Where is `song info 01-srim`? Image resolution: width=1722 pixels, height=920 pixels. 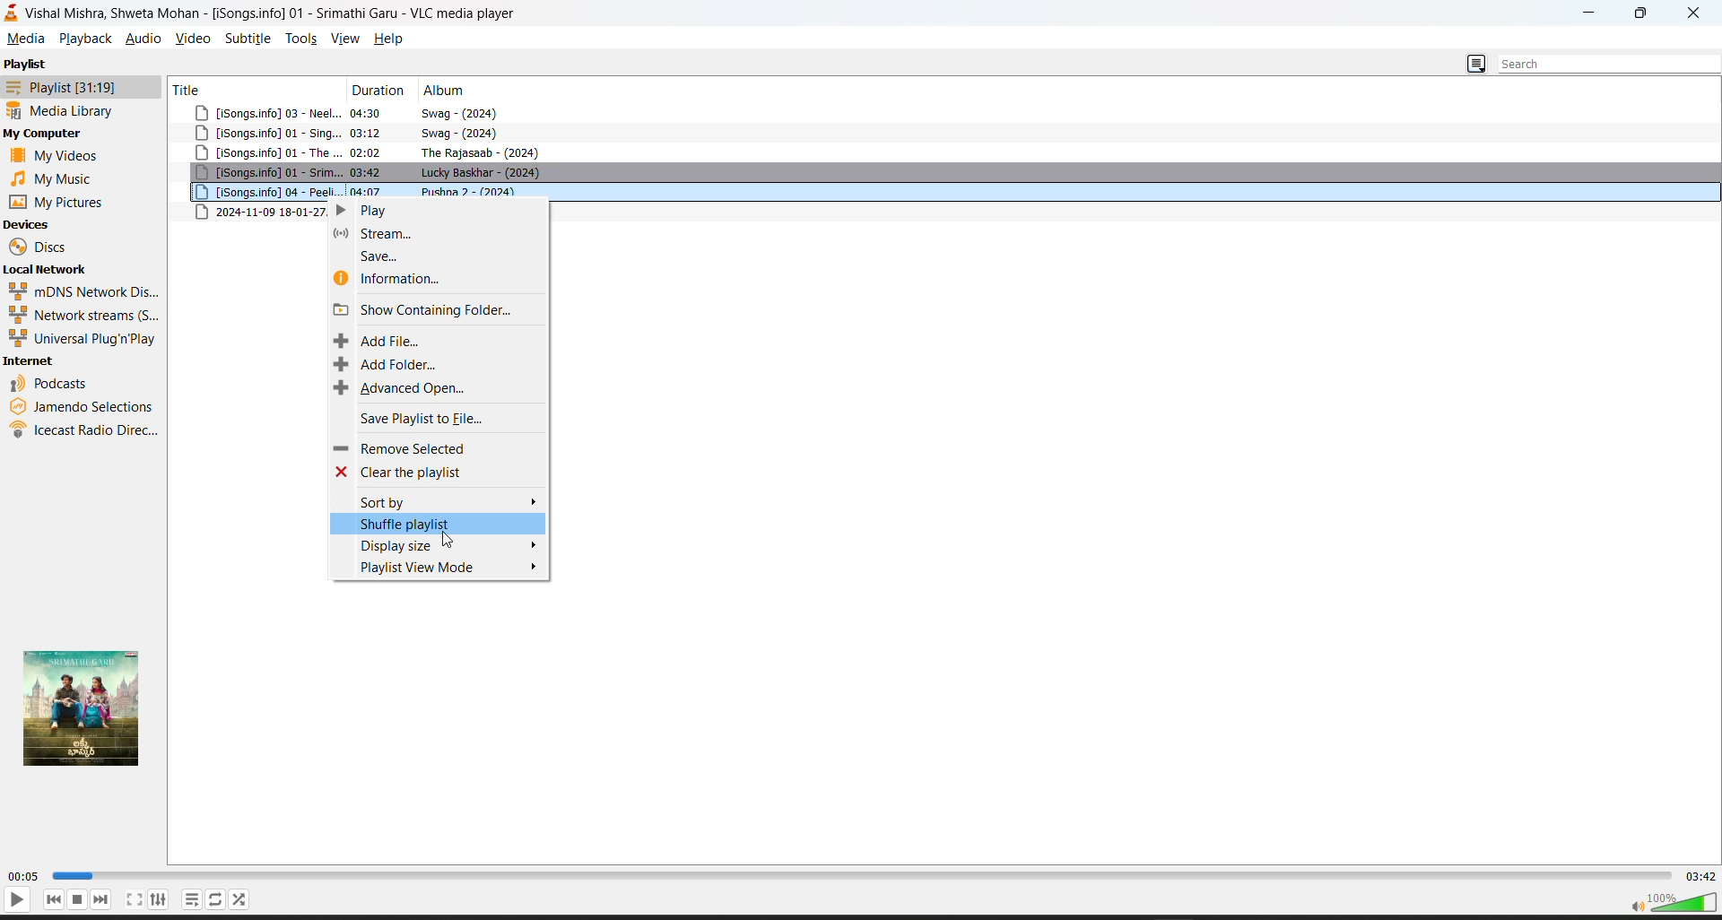 song info 01-srim is located at coordinates (264, 172).